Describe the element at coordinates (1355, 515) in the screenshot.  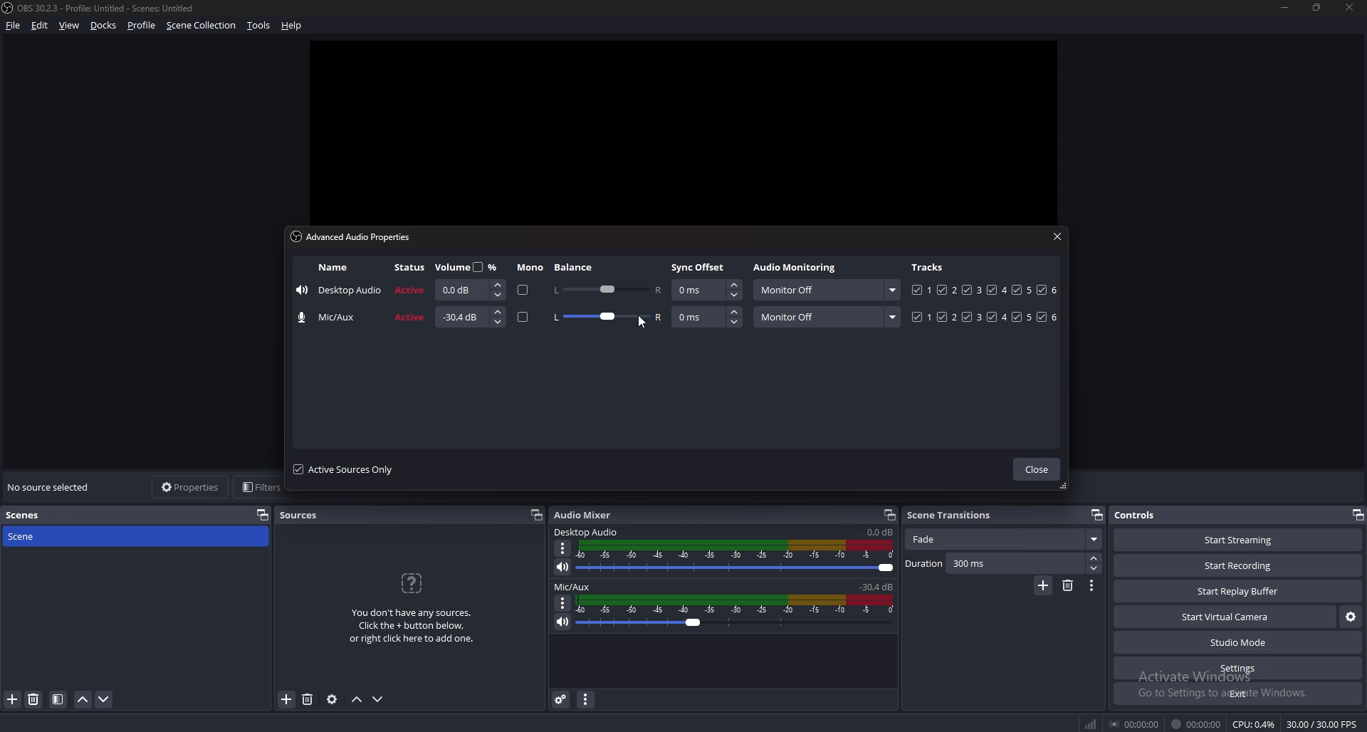
I see `pop out` at that location.